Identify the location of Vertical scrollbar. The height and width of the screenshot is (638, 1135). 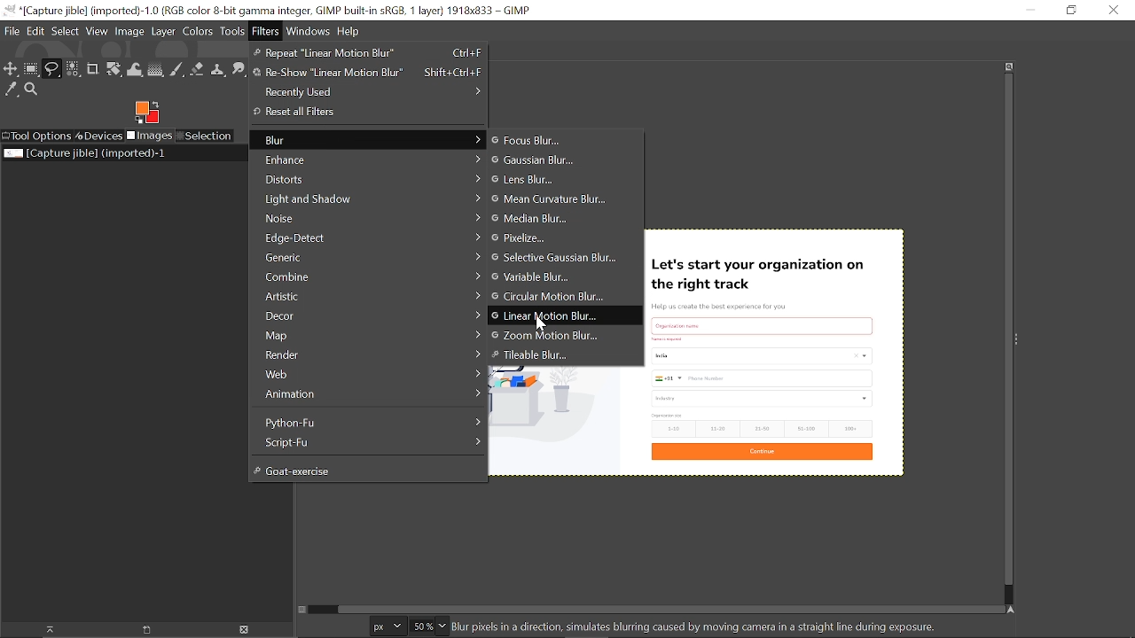
(1006, 331).